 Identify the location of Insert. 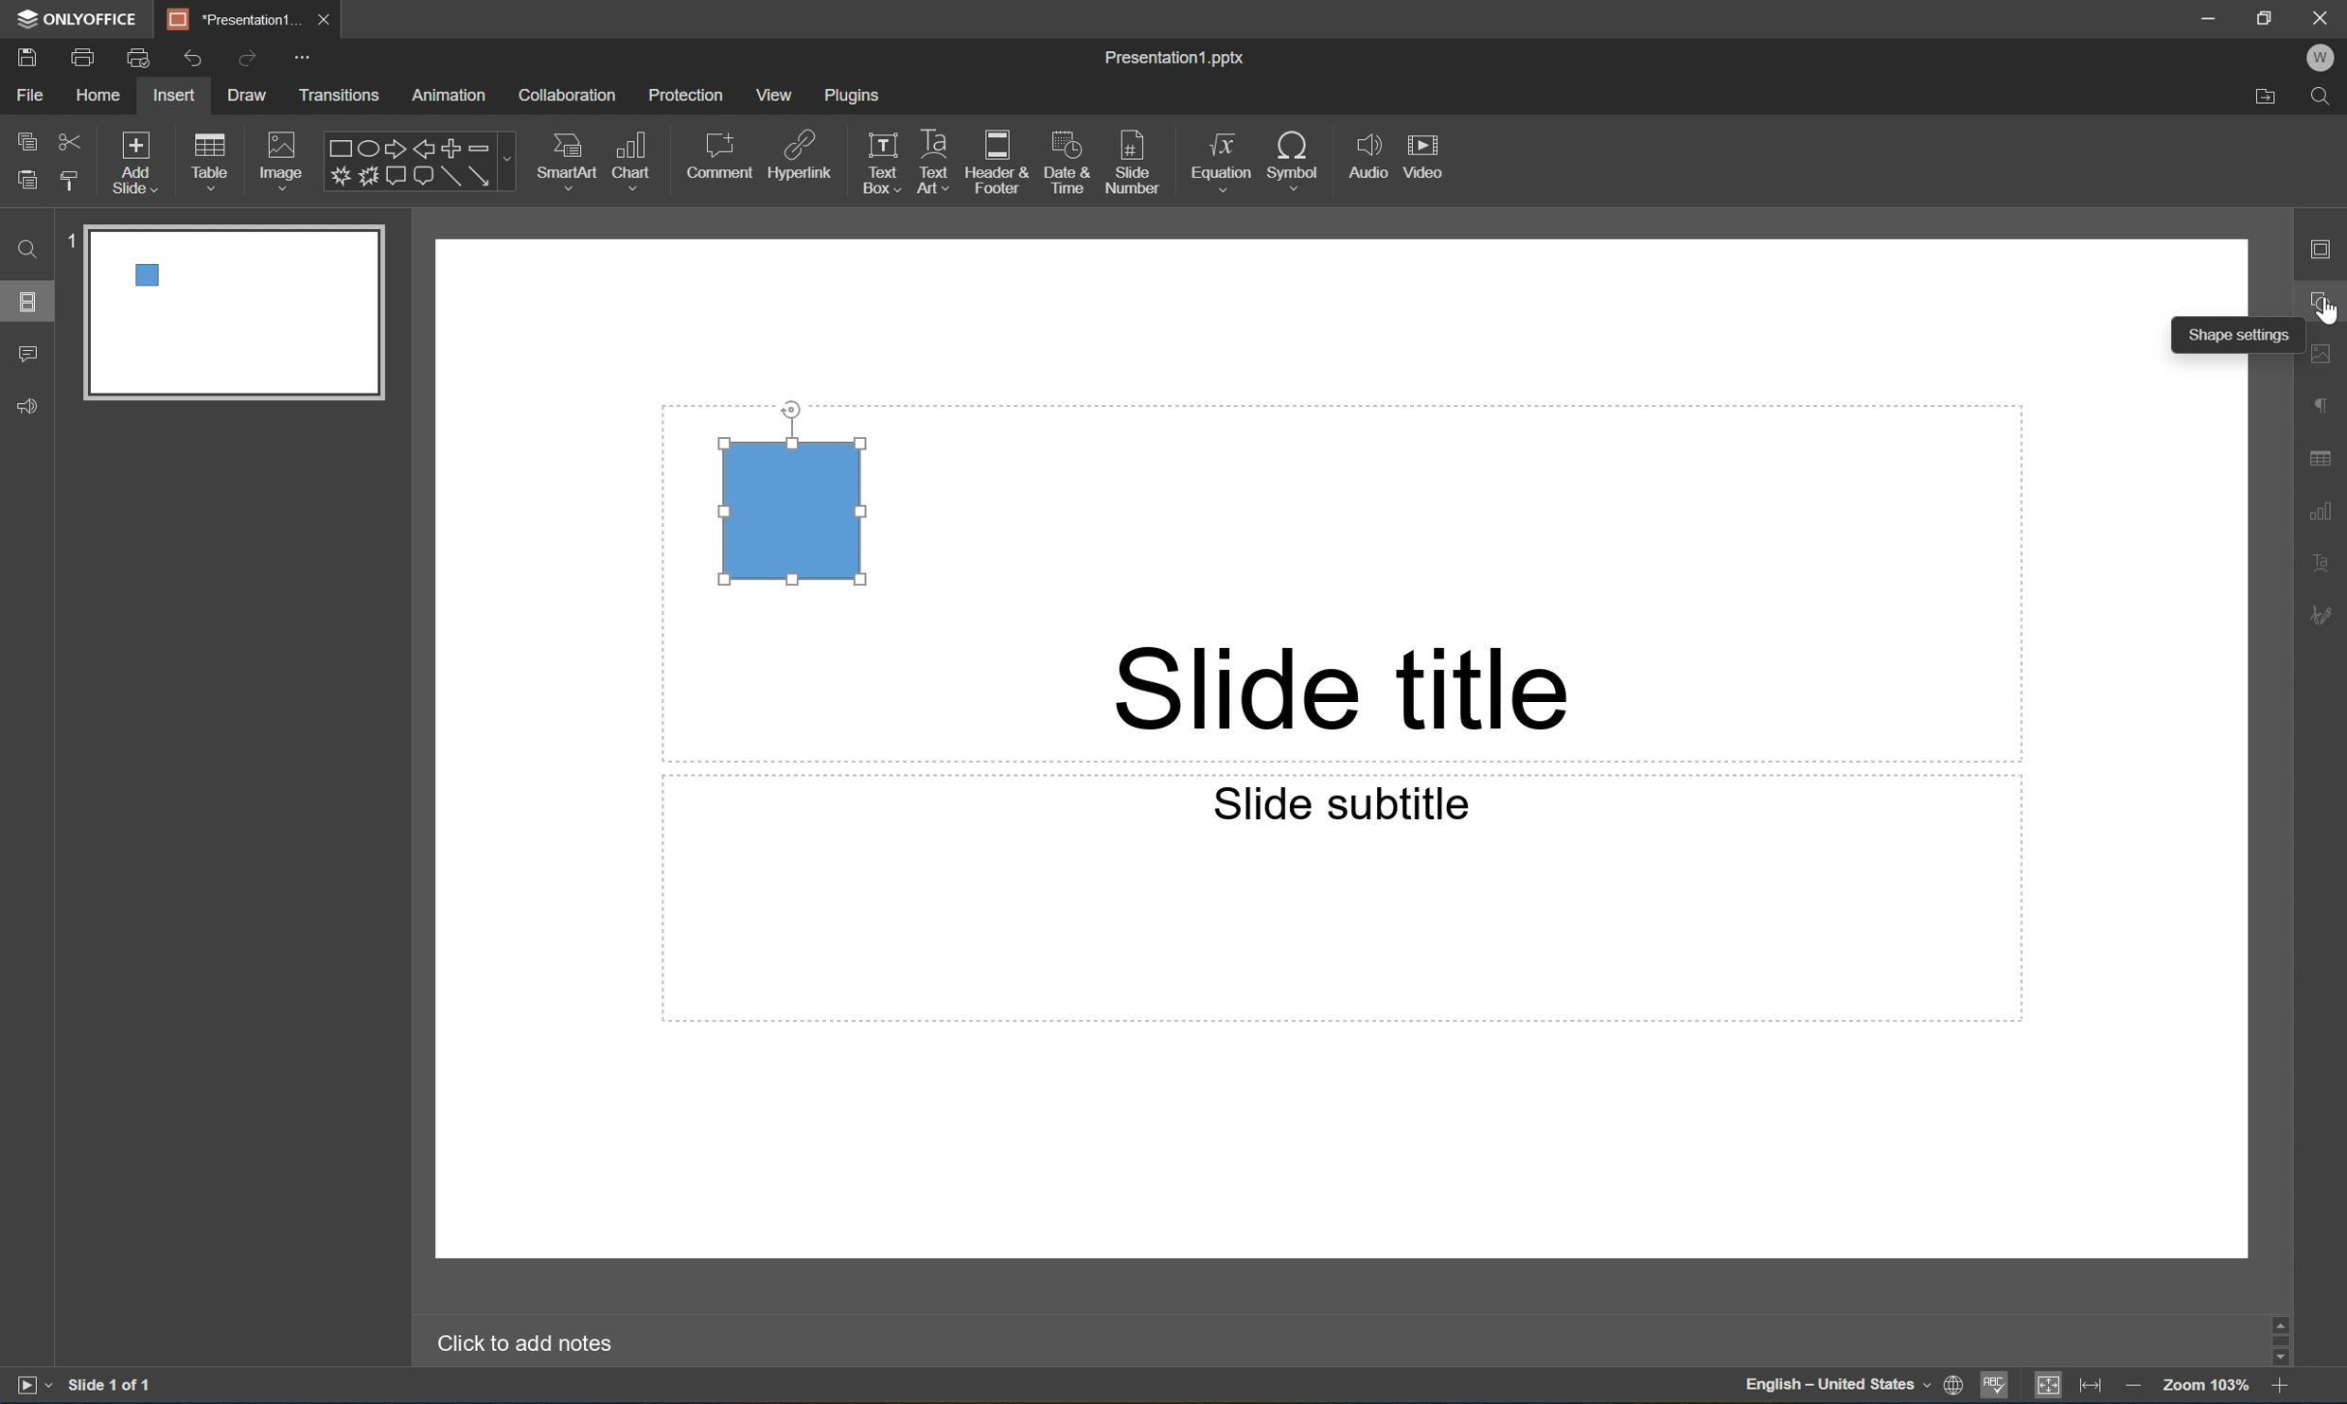
(173, 96).